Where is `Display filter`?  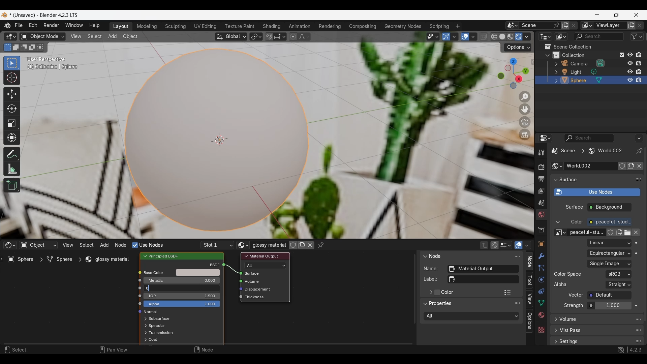
Display filter is located at coordinates (589, 138).